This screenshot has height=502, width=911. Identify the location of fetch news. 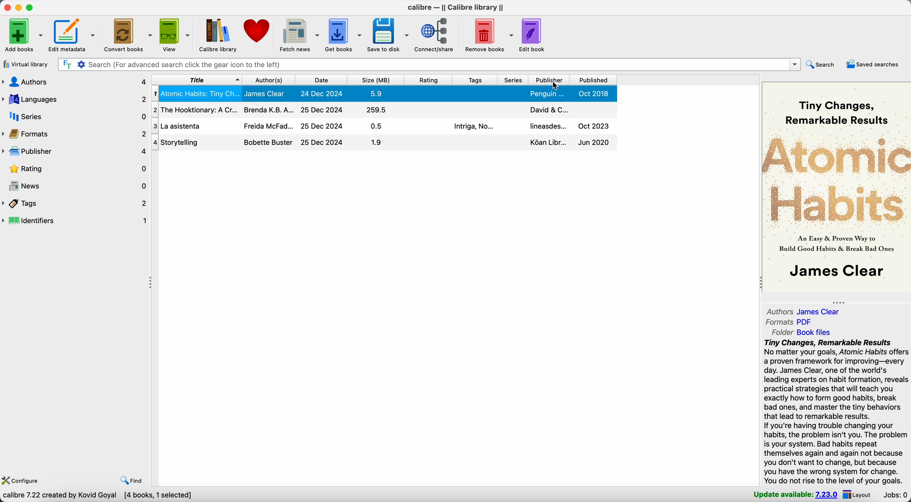
(300, 35).